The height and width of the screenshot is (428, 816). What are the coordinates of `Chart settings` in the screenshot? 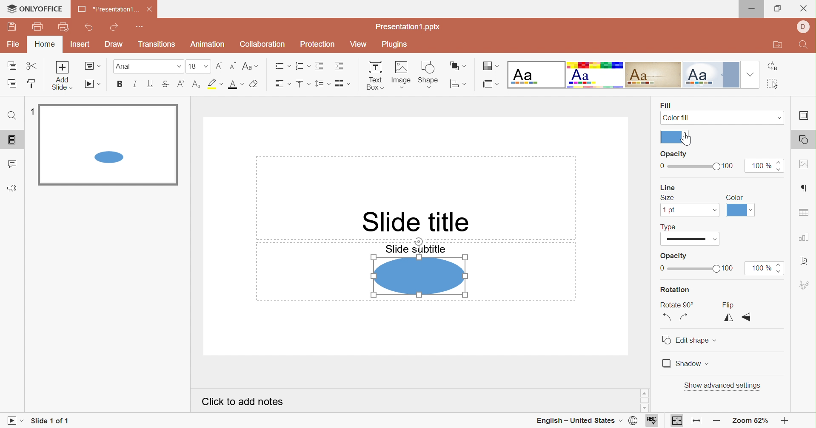 It's located at (803, 237).